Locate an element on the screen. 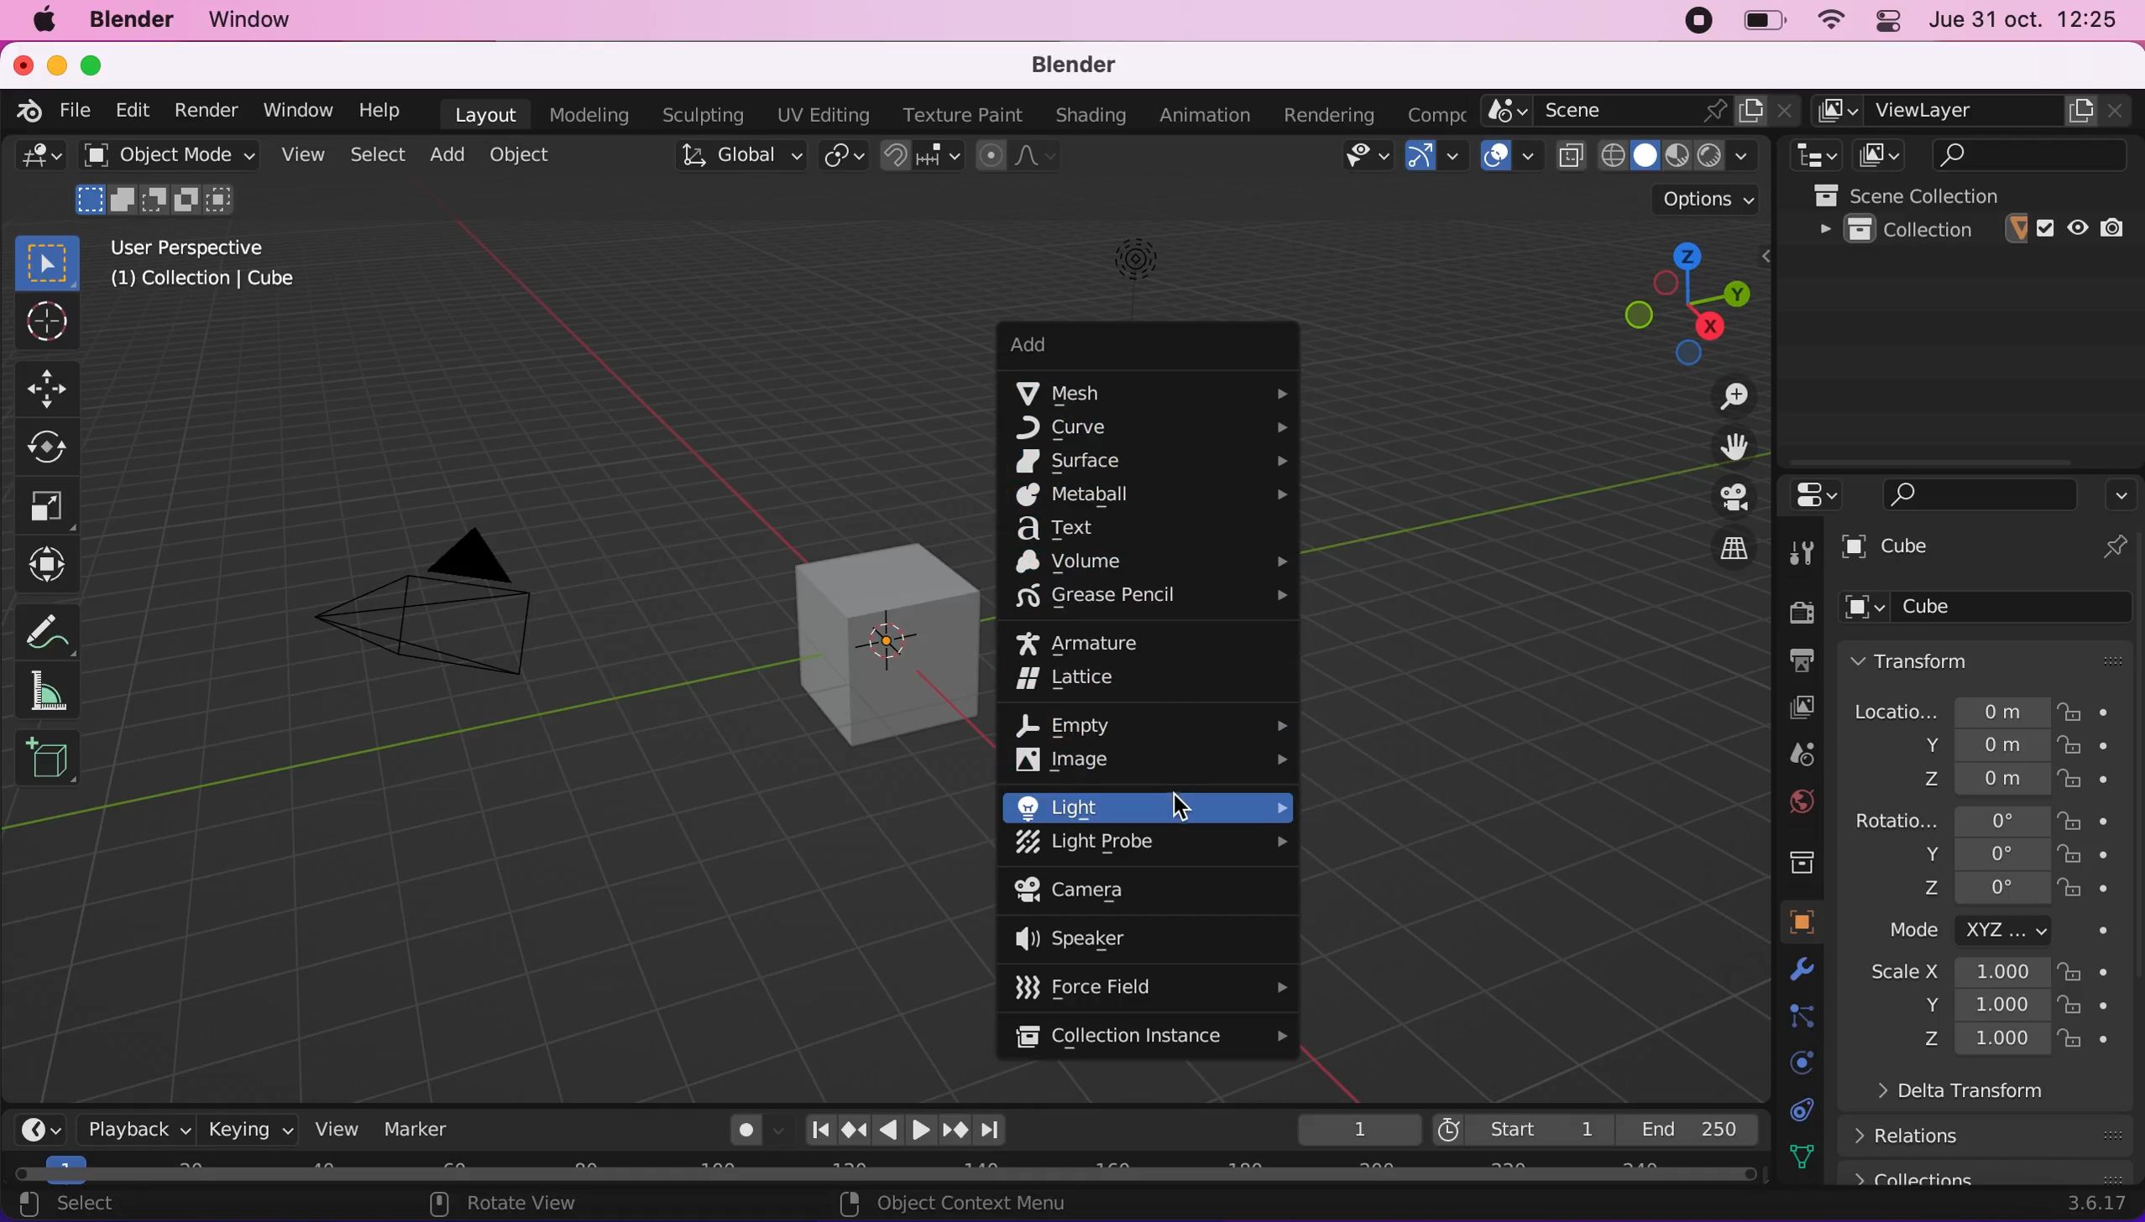  z 1.000 is located at coordinates (1986, 1041).